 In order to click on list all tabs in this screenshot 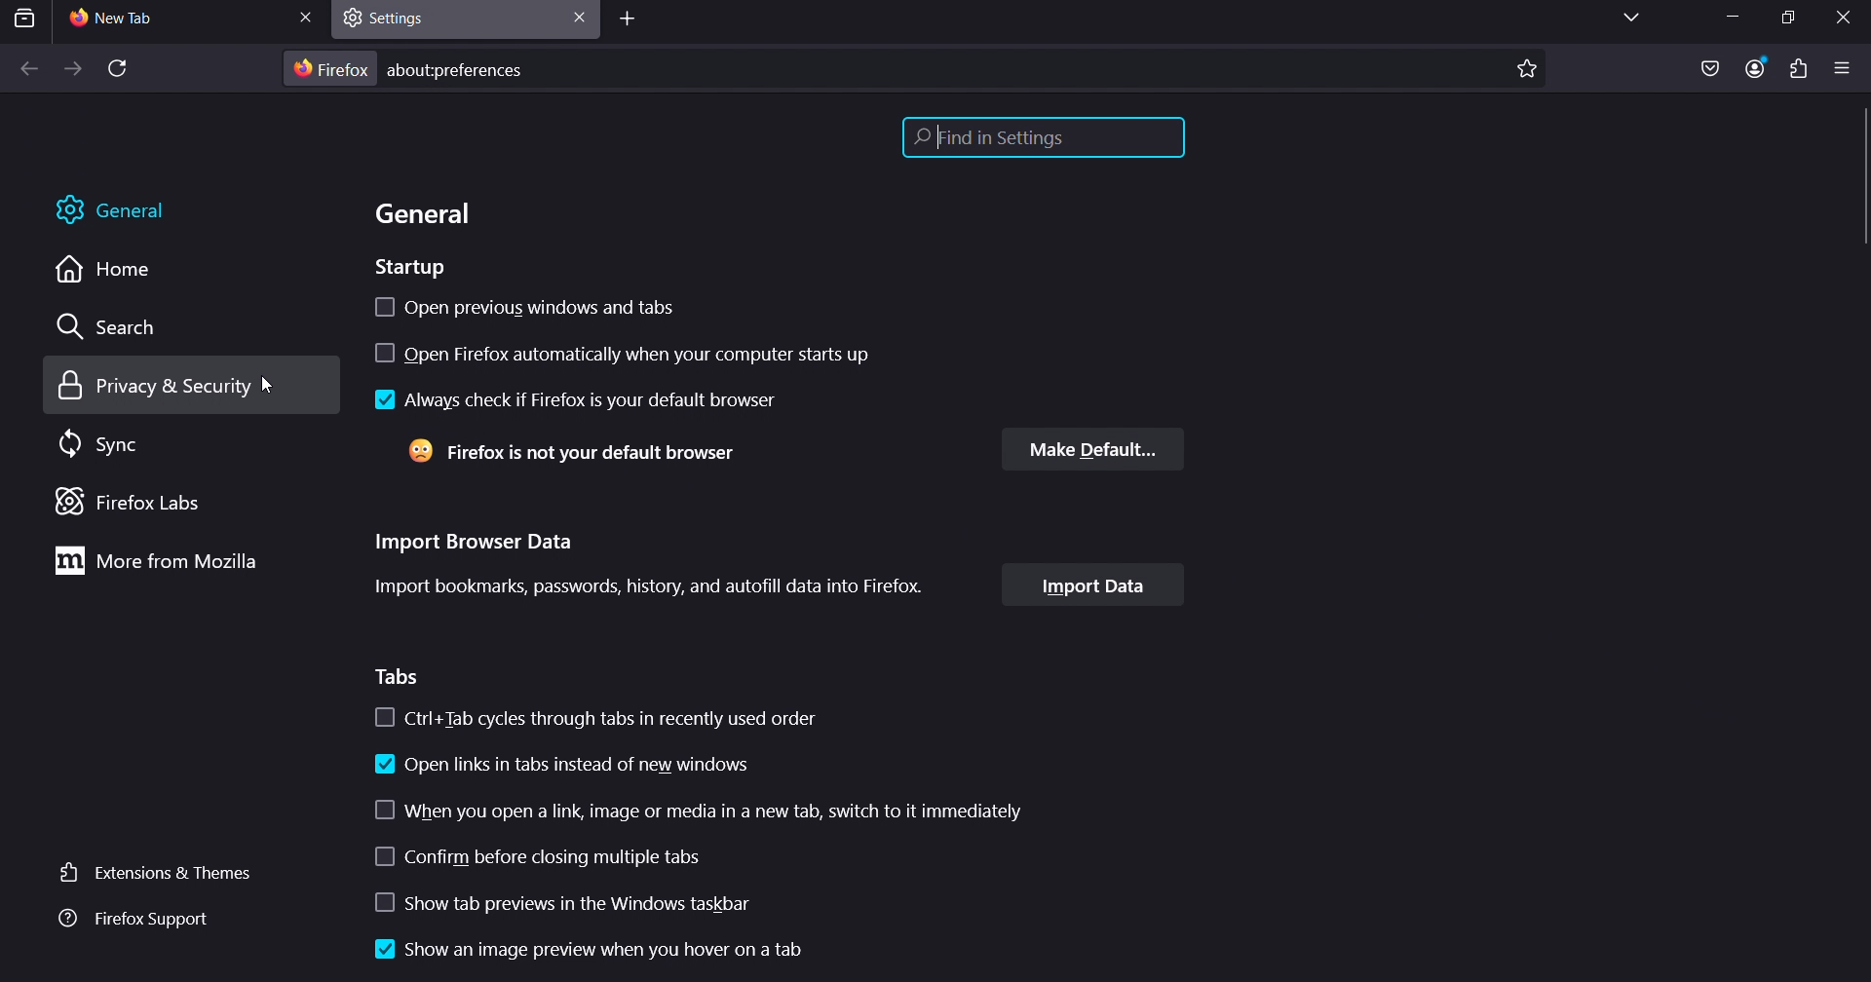, I will do `click(1623, 19)`.